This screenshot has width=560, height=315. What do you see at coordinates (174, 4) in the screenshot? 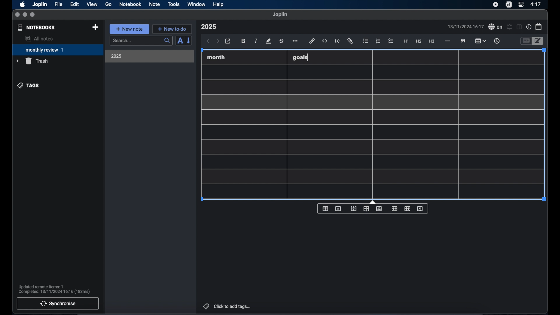
I see `tools` at bounding box center [174, 4].